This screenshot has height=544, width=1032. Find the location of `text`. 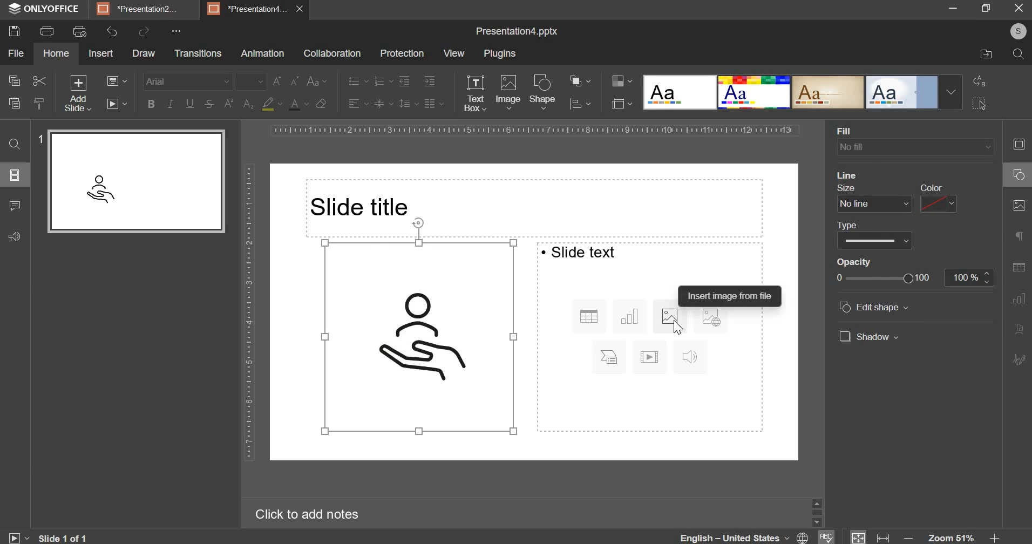

text is located at coordinates (581, 251).